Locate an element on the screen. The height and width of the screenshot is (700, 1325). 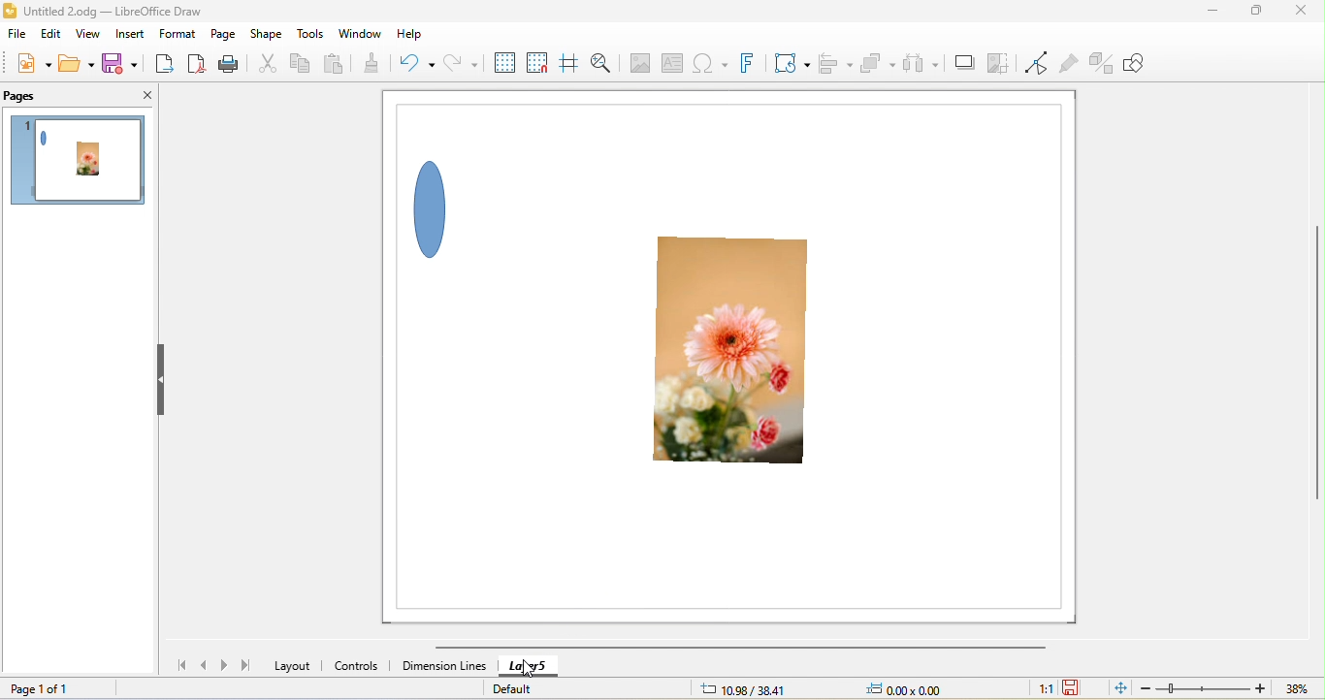
export direct as pdf is located at coordinates (201, 65).